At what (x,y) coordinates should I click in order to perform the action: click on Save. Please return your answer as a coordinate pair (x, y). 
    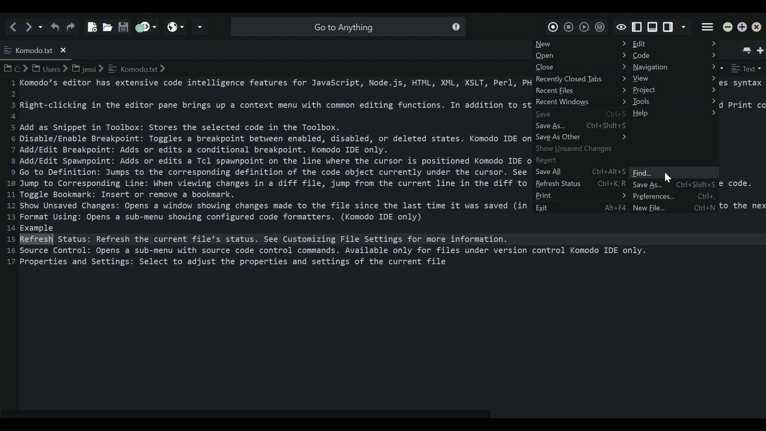
    Looking at the image, I should click on (580, 114).